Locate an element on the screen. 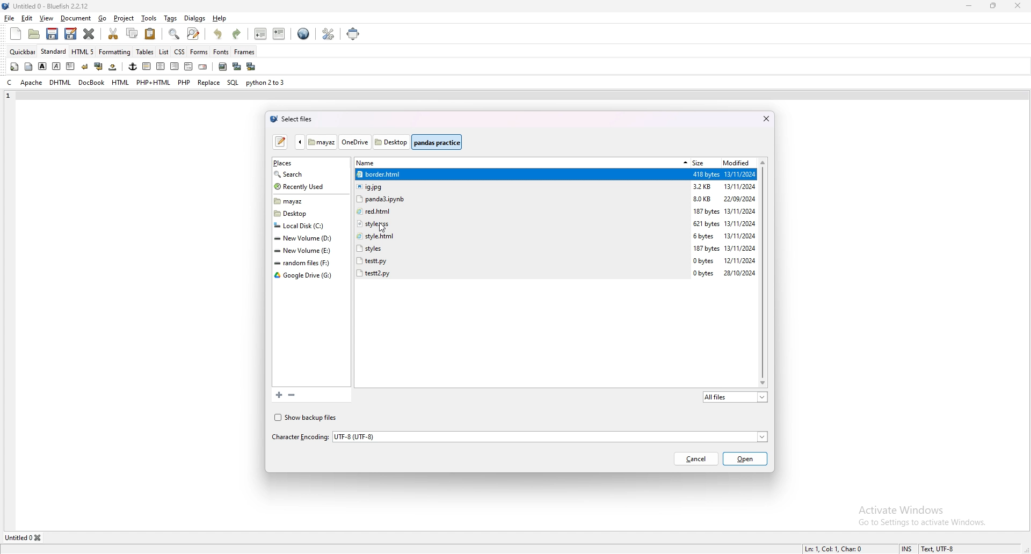 The height and width of the screenshot is (554, 1031). selected file is located at coordinates (522, 174).